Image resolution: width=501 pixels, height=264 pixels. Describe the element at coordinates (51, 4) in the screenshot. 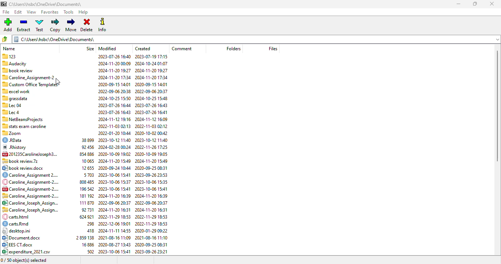

I see `c\Users\hsbc\OneDrive\Documents\` at that location.